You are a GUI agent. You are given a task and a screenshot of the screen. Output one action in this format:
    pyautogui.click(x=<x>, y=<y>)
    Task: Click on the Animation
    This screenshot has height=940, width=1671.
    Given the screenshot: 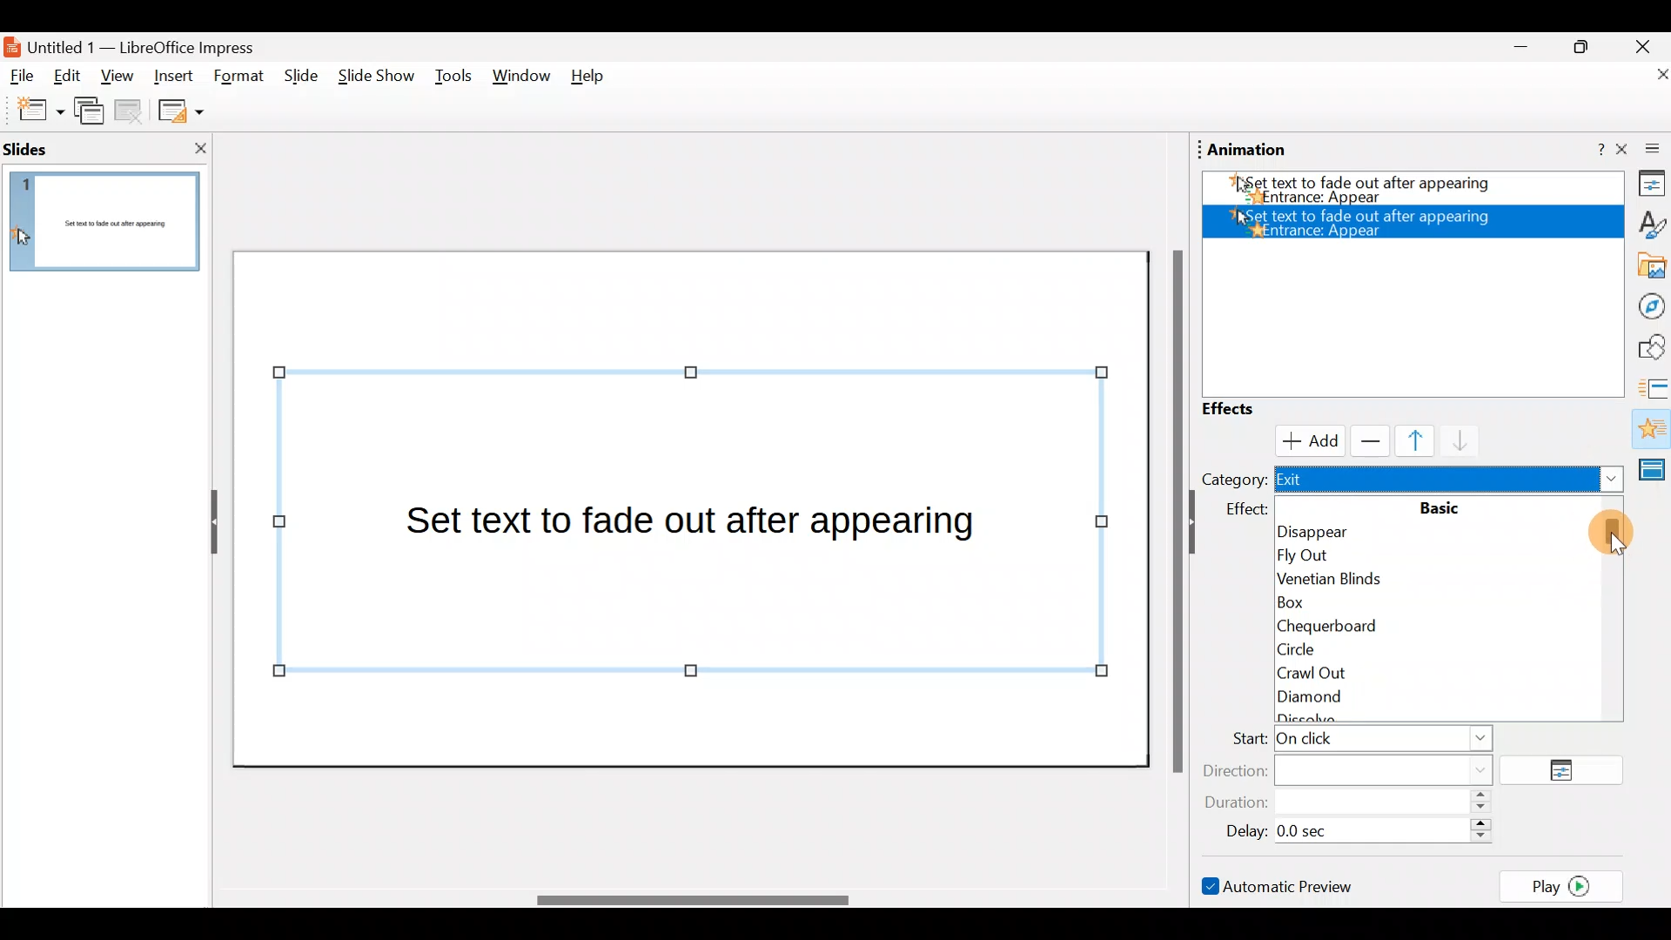 What is the action you would take?
    pyautogui.click(x=1248, y=150)
    